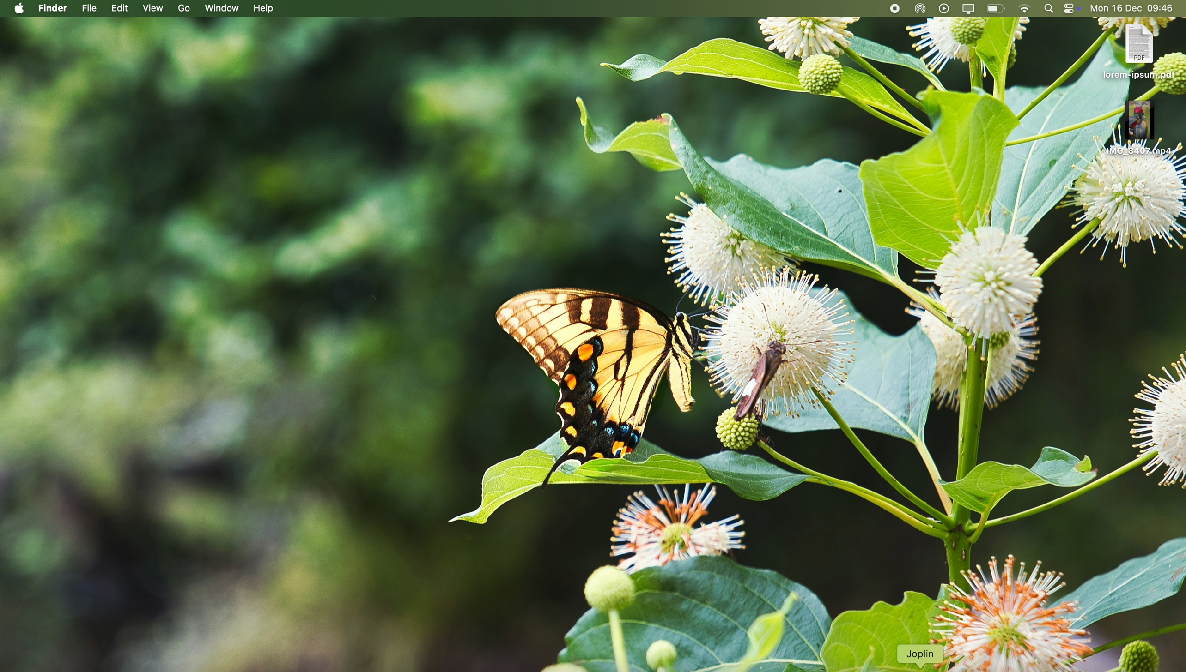 This screenshot has height=672, width=1186. I want to click on Finder, so click(53, 8).